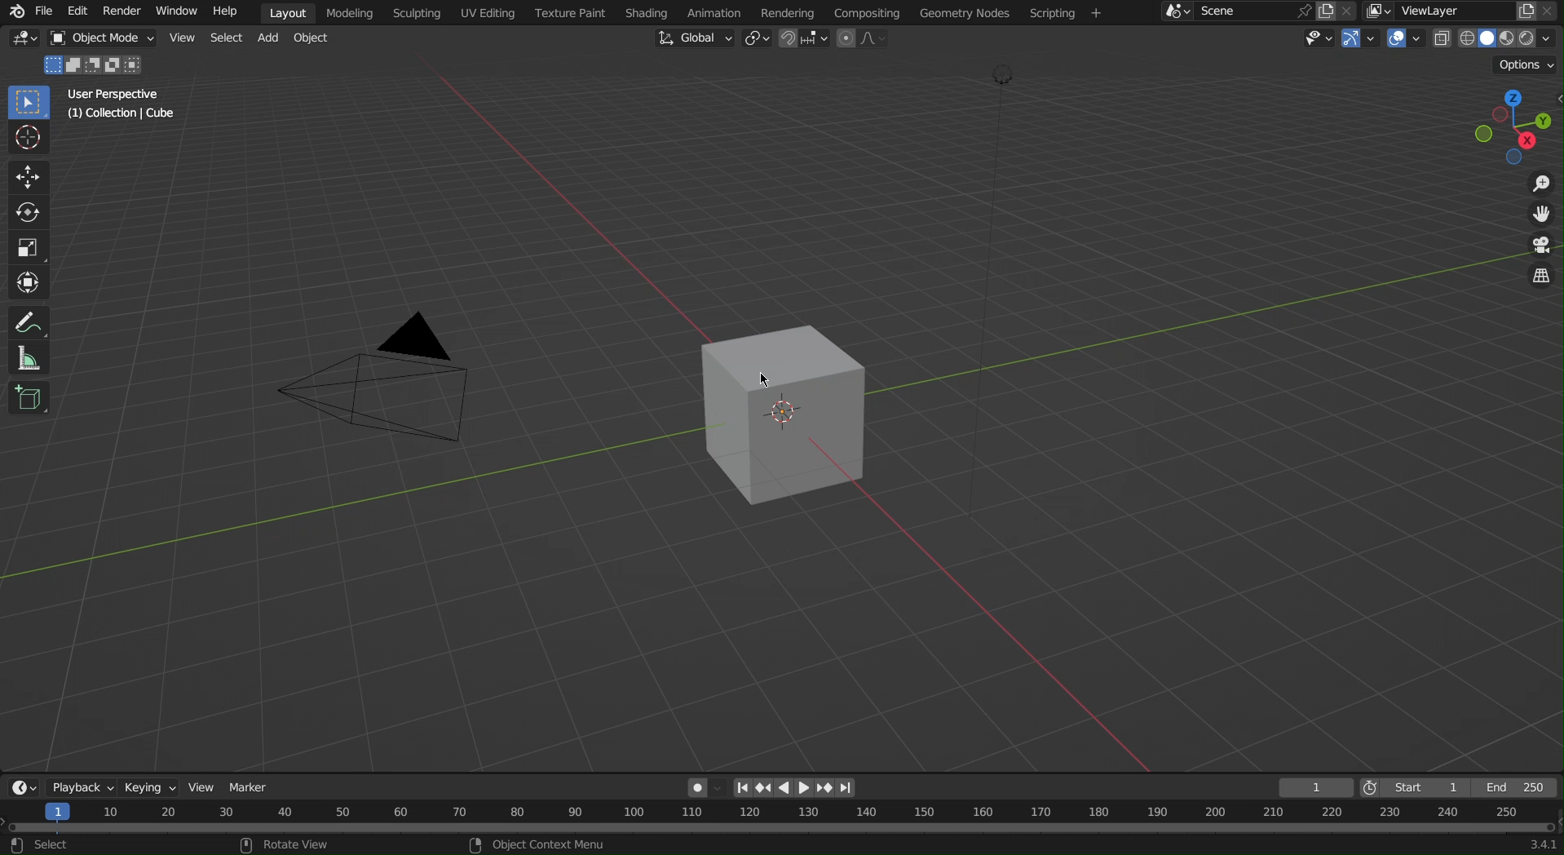 Image resolution: width=1564 pixels, height=855 pixels. I want to click on Transform, so click(26, 281).